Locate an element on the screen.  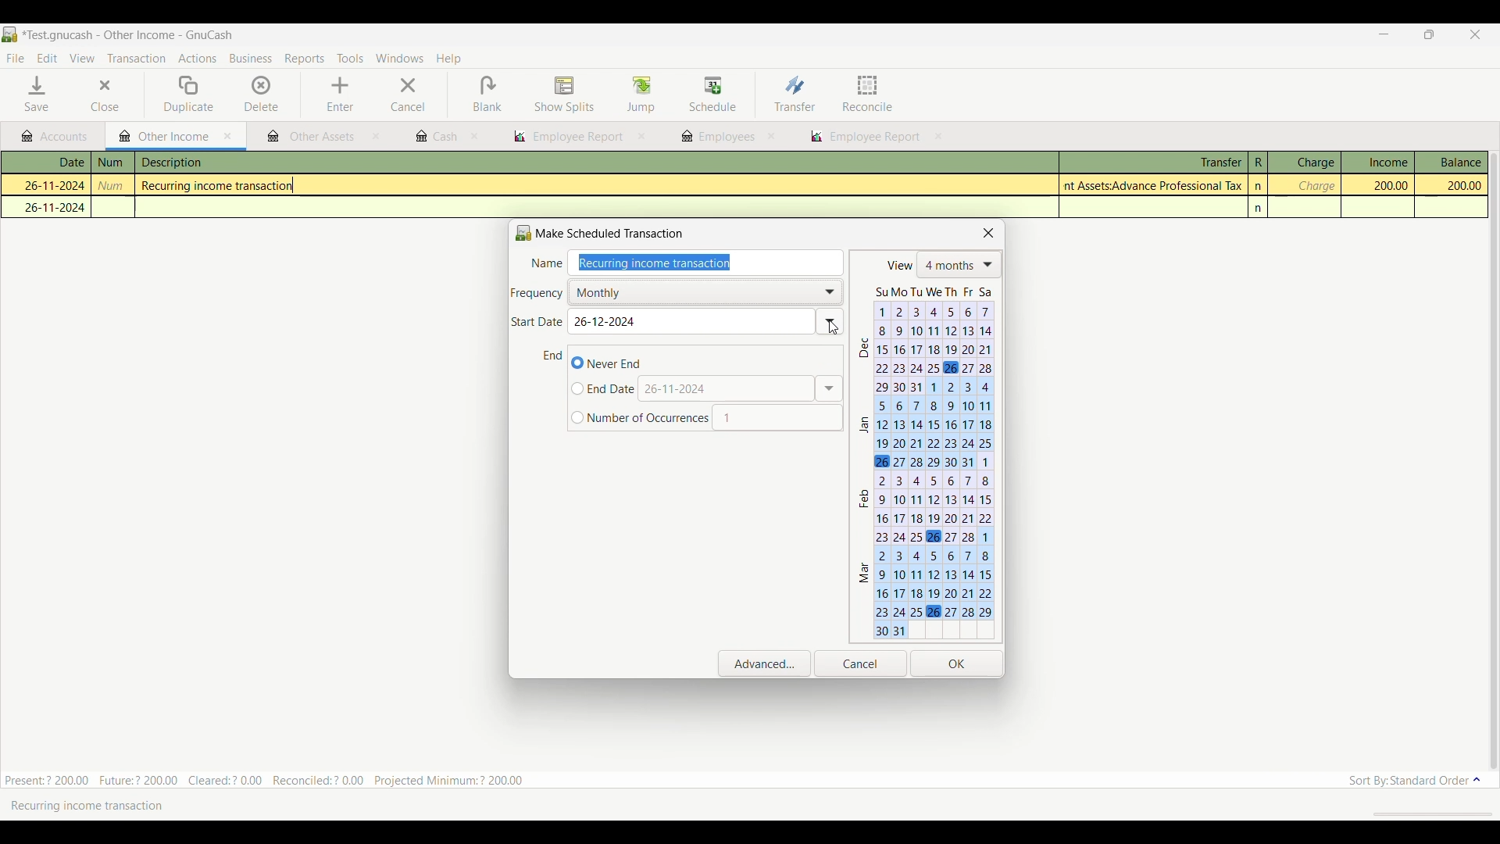
Input specific end date is located at coordinates (604, 389).